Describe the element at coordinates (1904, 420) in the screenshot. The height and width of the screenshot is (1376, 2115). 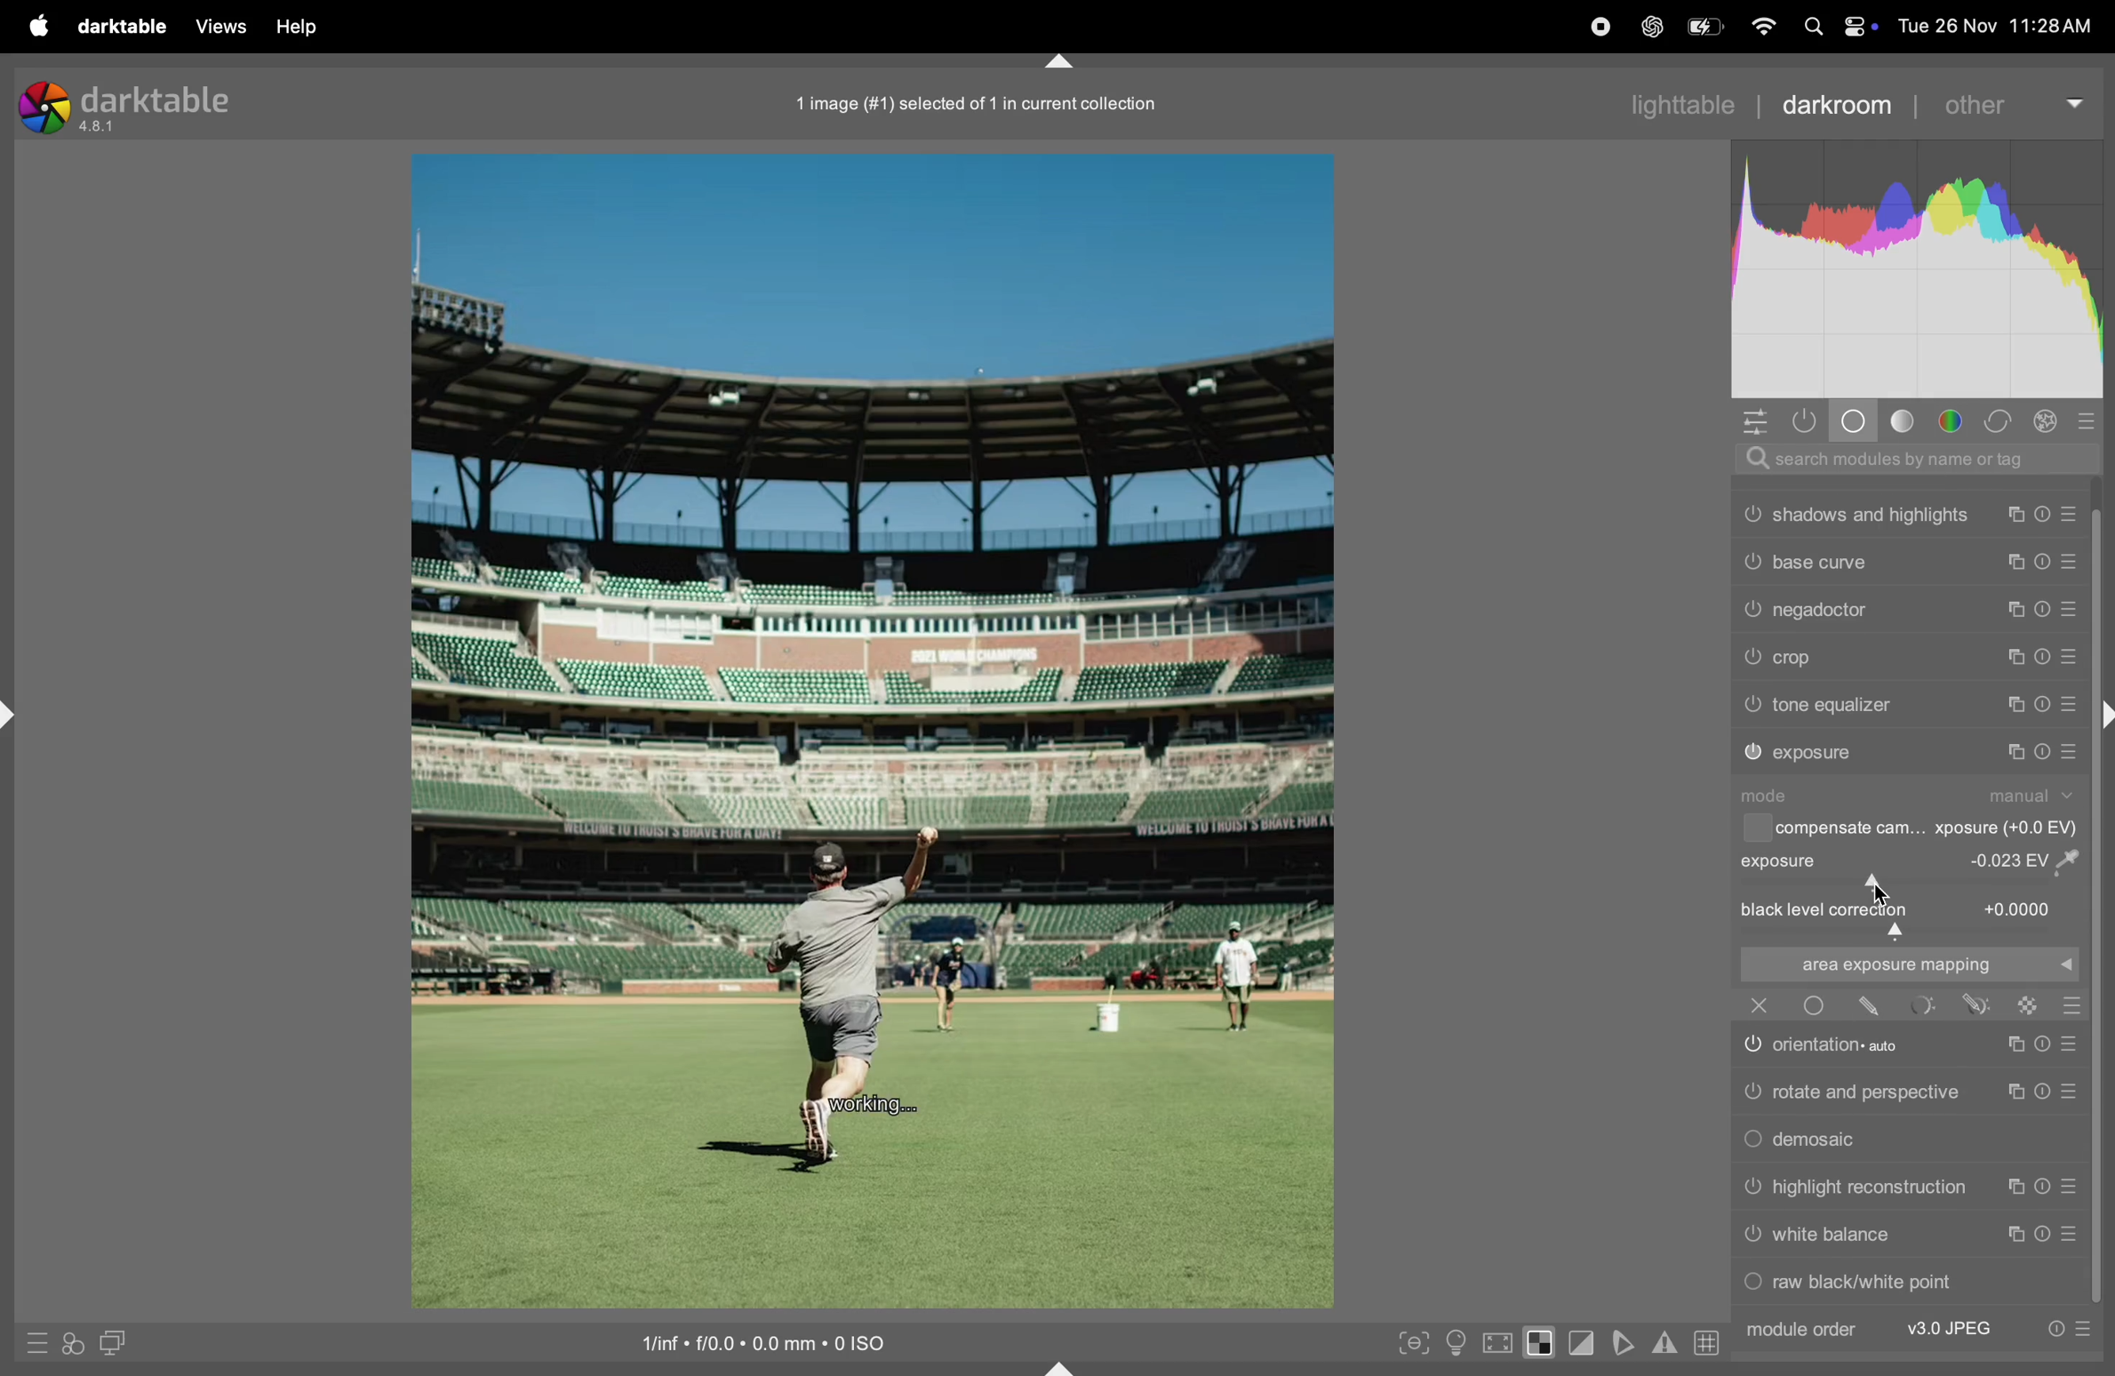
I see `tone` at that location.